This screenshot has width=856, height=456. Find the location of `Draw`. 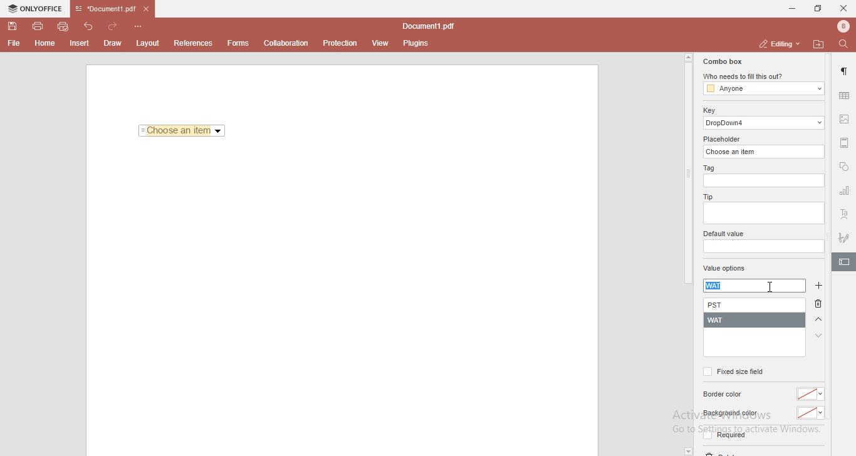

Draw is located at coordinates (115, 43).